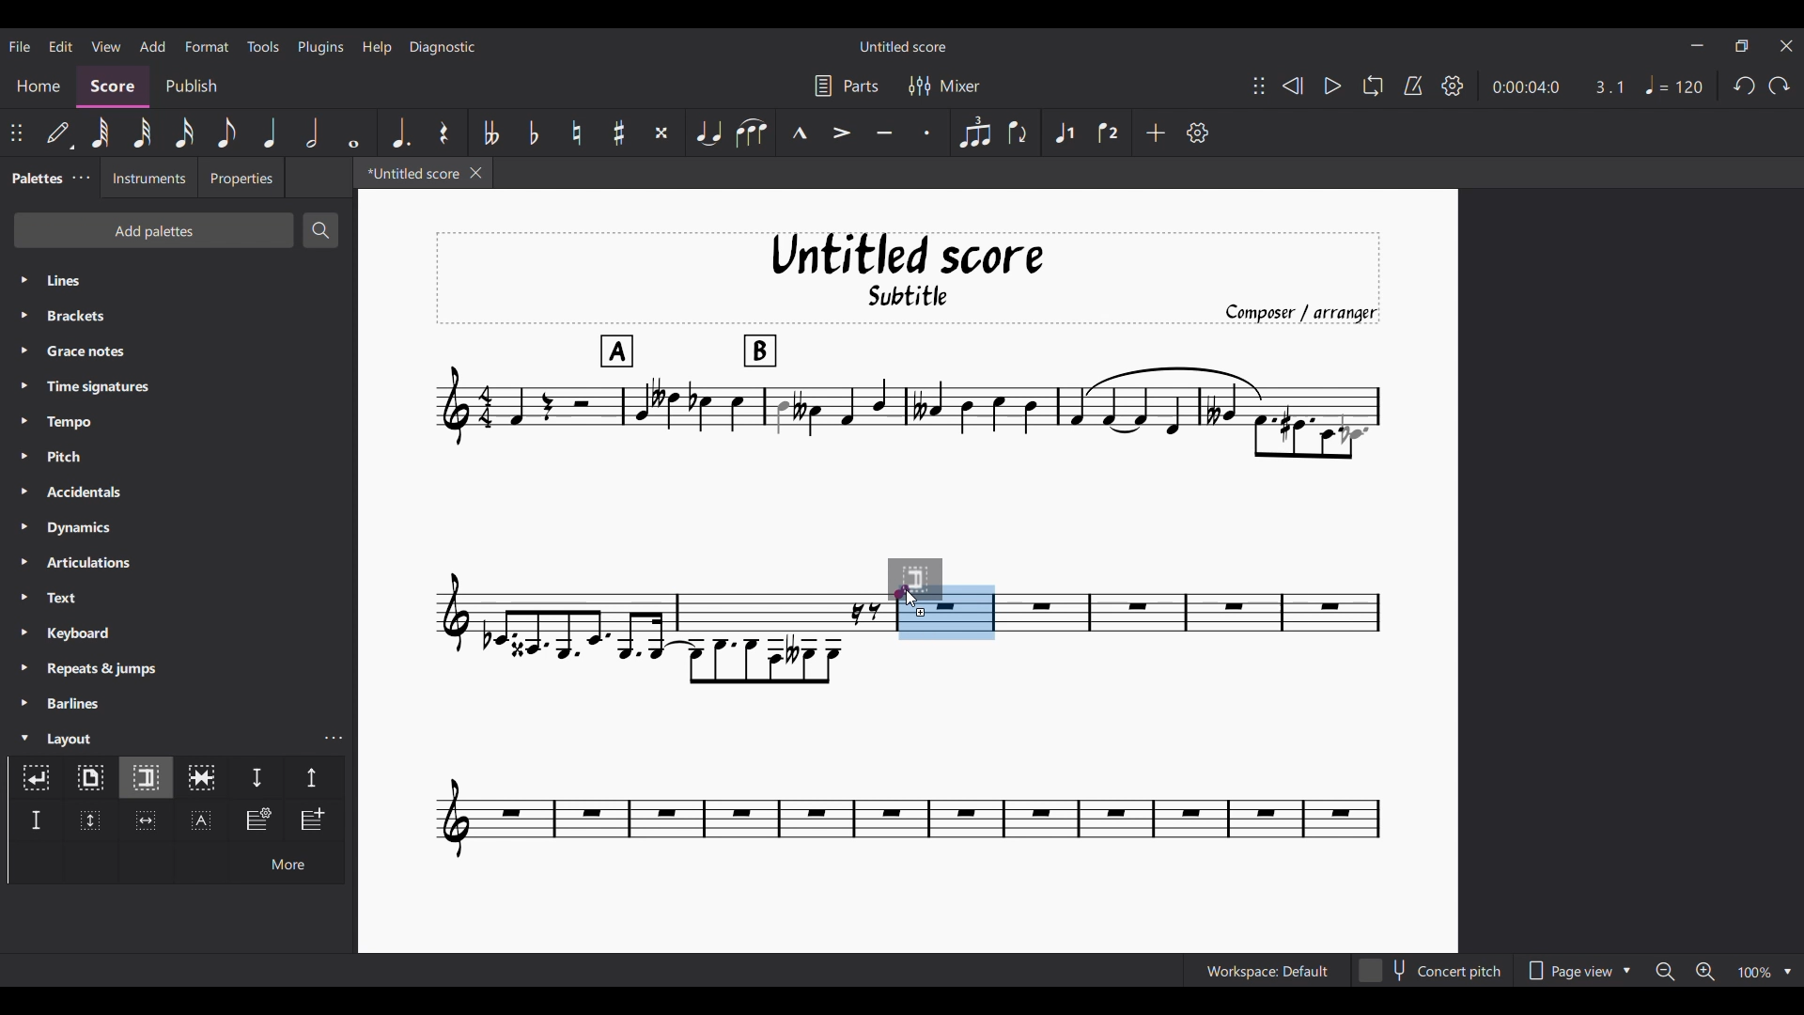 The height and width of the screenshot is (1015, 1804). Describe the element at coordinates (179, 386) in the screenshot. I see `Time signatures` at that location.